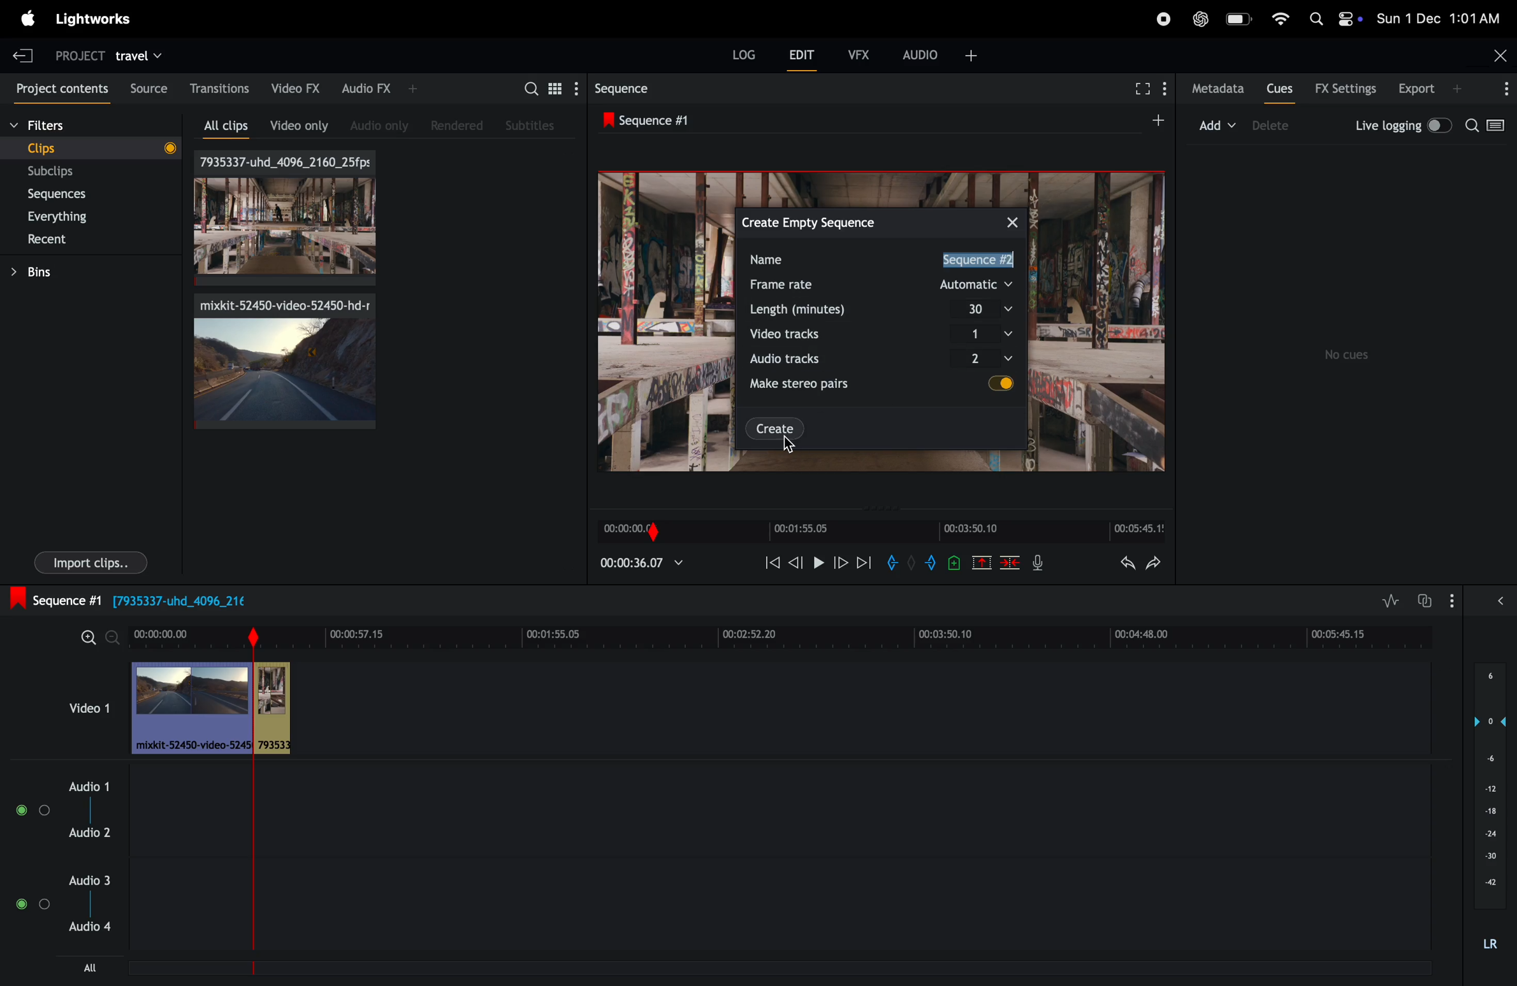 The image size is (1517, 986). What do you see at coordinates (296, 86) in the screenshot?
I see `video fx` at bounding box center [296, 86].